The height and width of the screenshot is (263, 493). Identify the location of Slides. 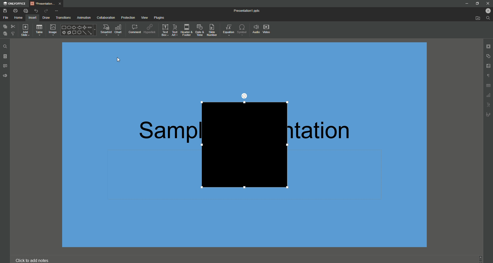
(6, 56).